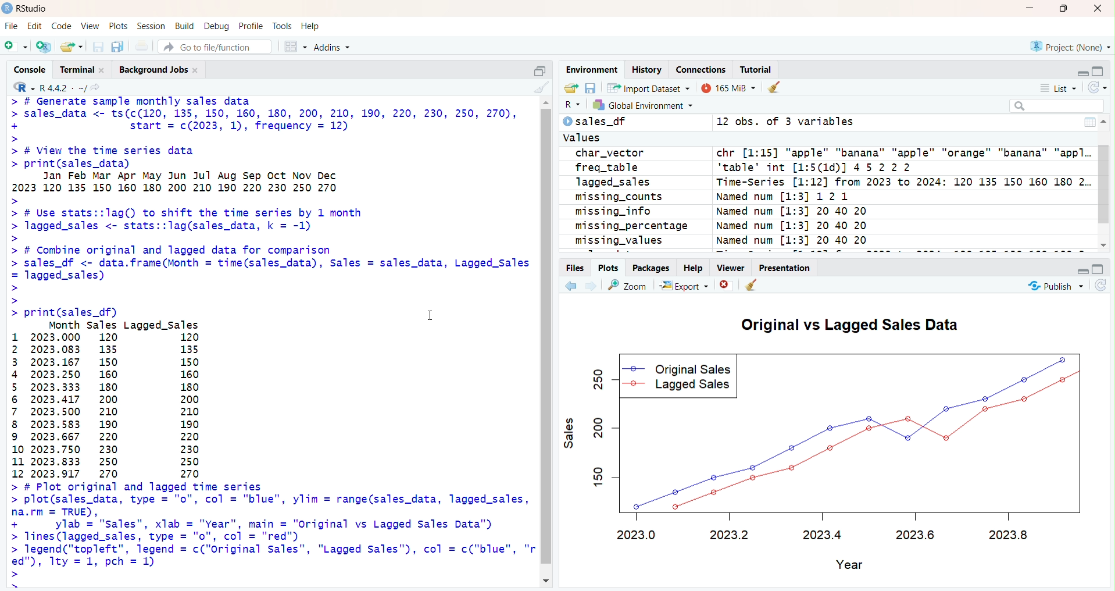  What do you see at coordinates (185, 26) in the screenshot?
I see `build` at bounding box center [185, 26].